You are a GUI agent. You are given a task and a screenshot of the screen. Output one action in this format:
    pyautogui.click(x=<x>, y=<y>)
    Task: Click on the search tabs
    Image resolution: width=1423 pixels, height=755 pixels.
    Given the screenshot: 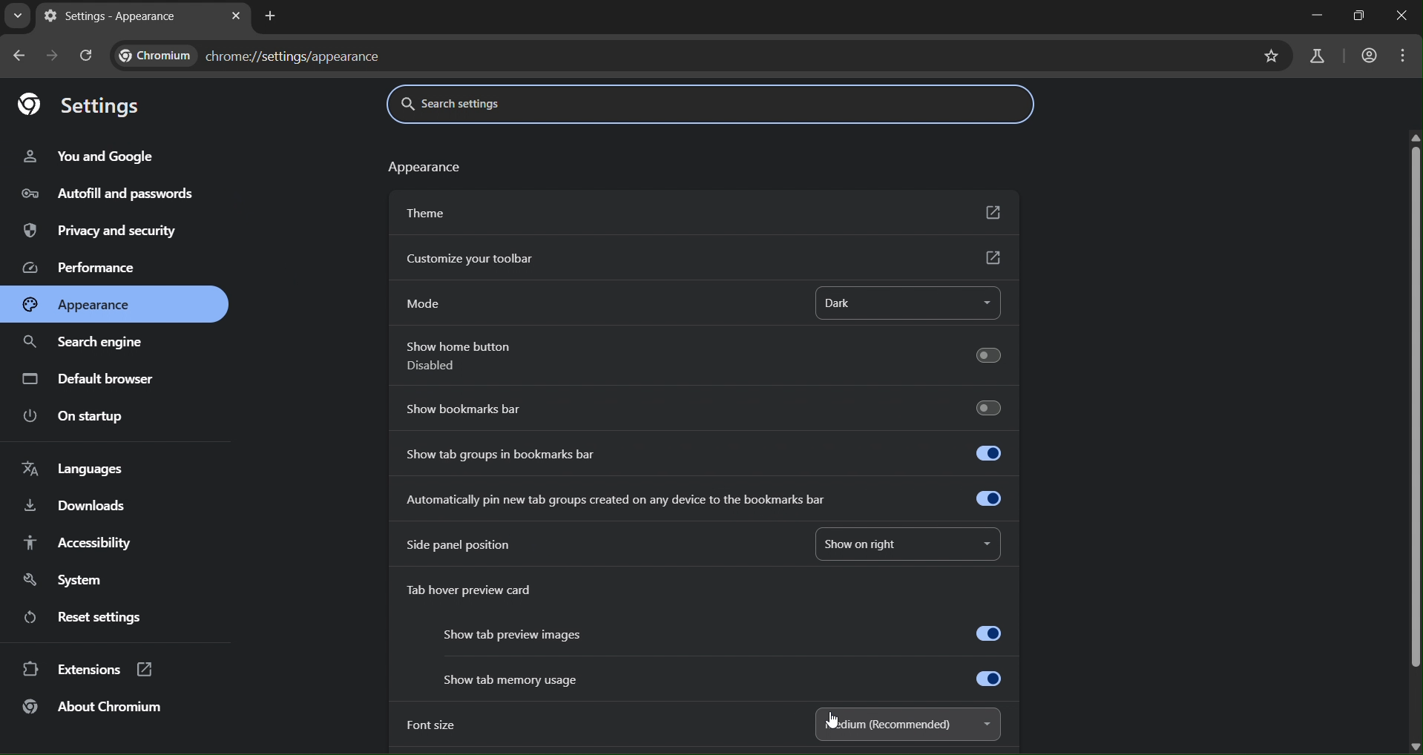 What is the action you would take?
    pyautogui.click(x=16, y=16)
    